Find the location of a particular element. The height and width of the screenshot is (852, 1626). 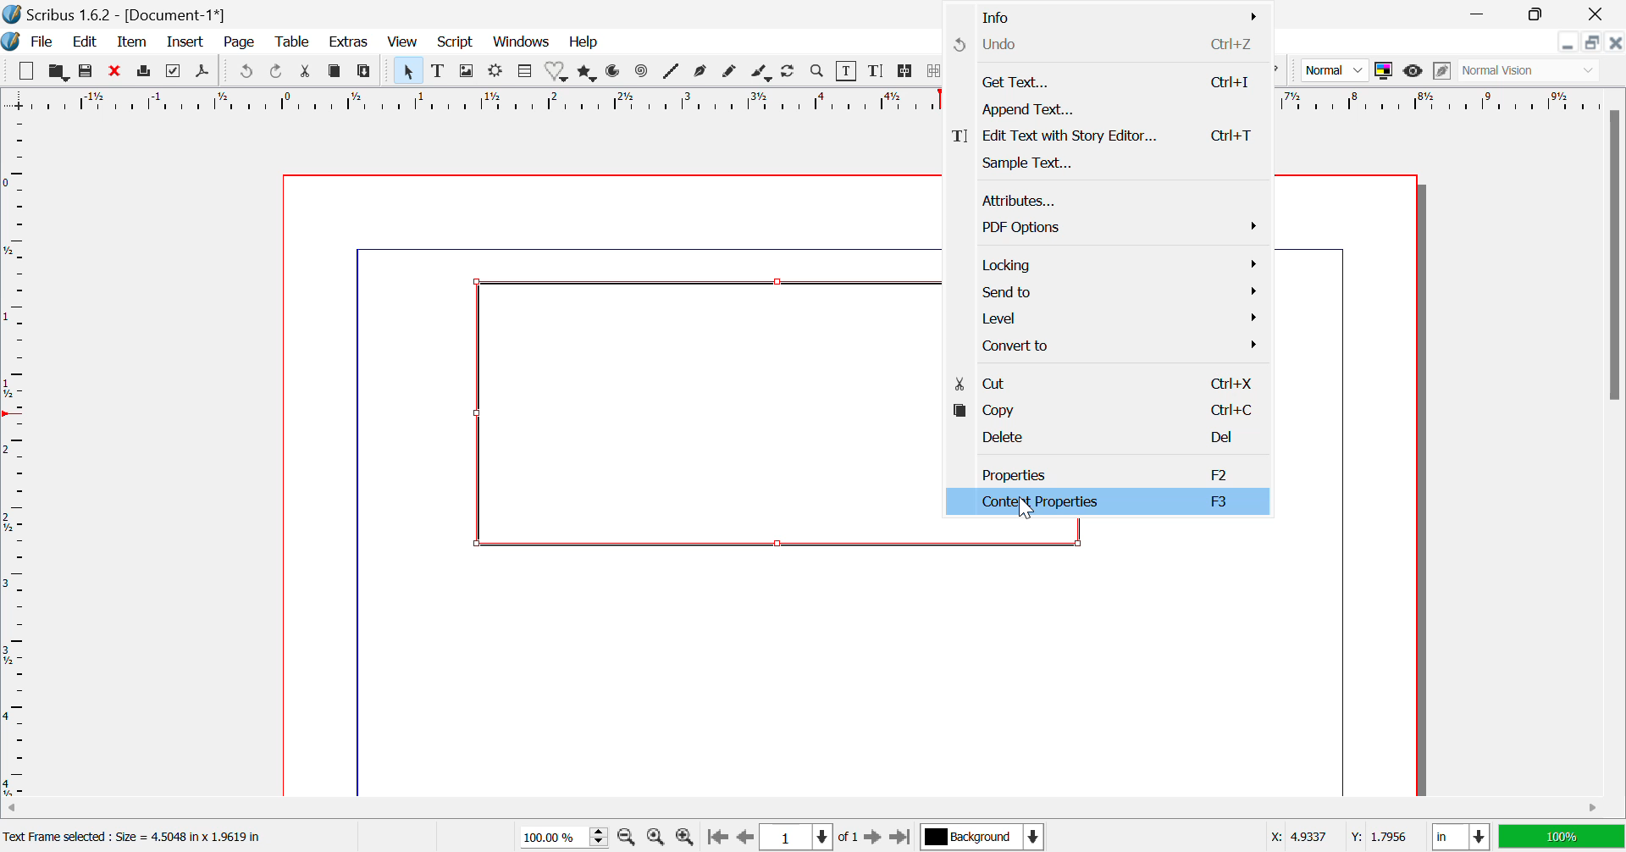

Minimize is located at coordinates (1594, 43).